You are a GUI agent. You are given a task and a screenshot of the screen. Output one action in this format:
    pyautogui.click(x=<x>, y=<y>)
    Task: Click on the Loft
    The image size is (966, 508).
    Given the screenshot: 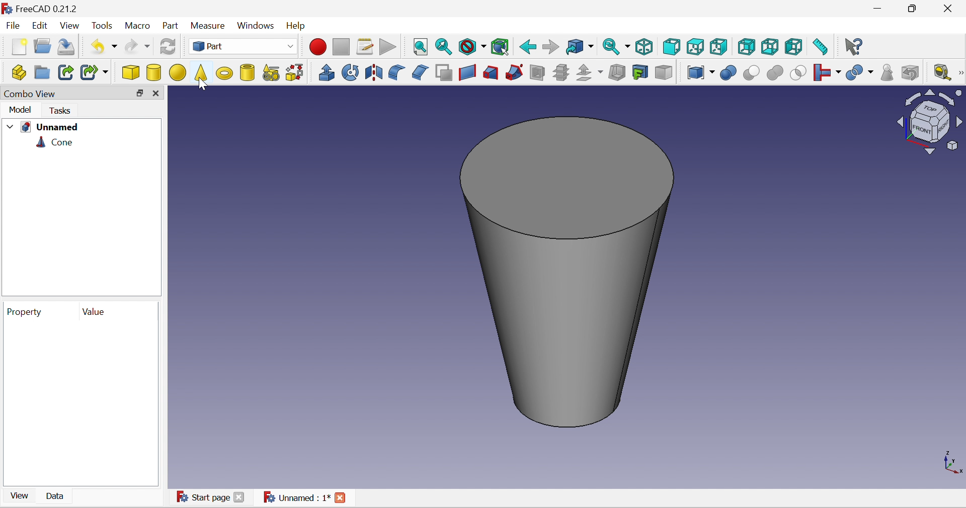 What is the action you would take?
    pyautogui.click(x=493, y=73)
    